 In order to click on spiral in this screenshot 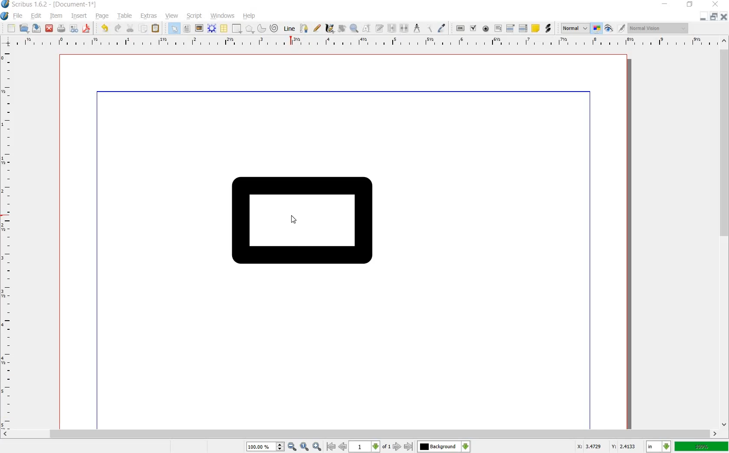, I will do `click(274, 28)`.